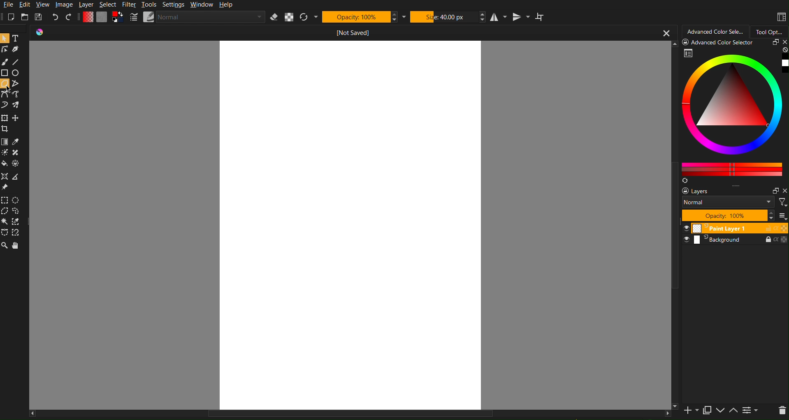 Image resolution: width=789 pixels, height=420 pixels. I want to click on crop the image to an area, so click(6, 128).